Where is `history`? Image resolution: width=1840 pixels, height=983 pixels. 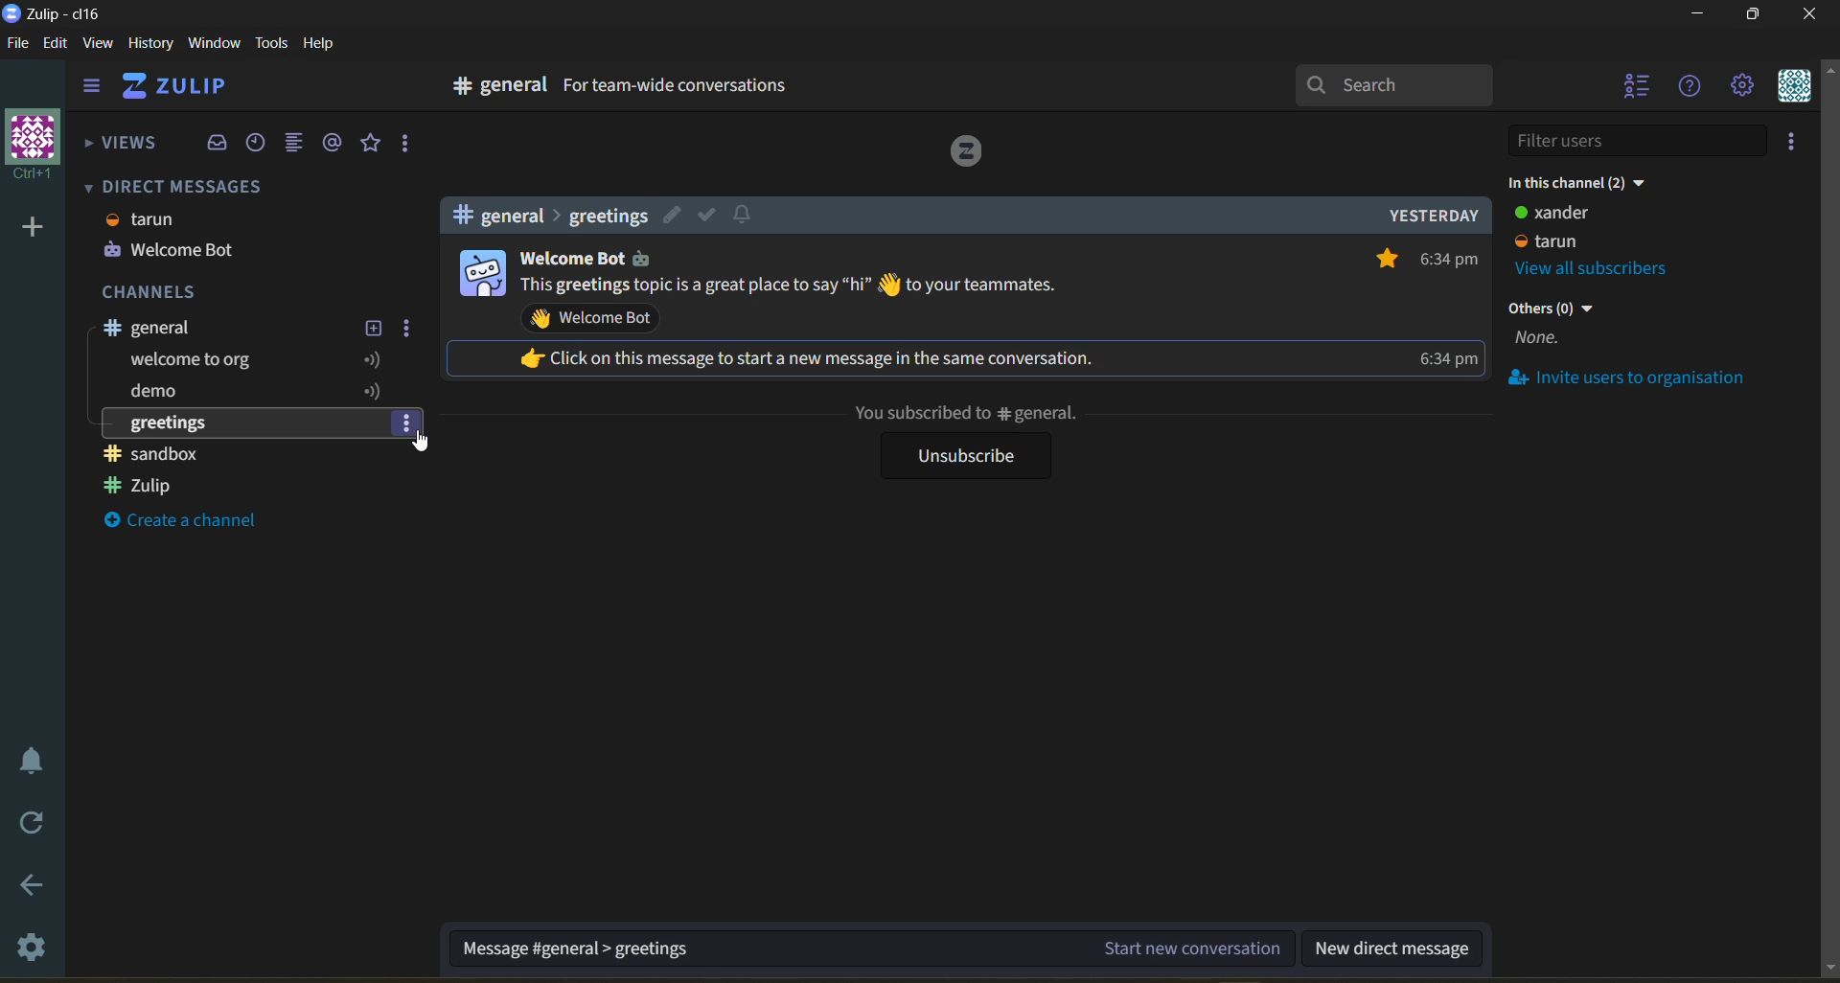
history is located at coordinates (152, 46).